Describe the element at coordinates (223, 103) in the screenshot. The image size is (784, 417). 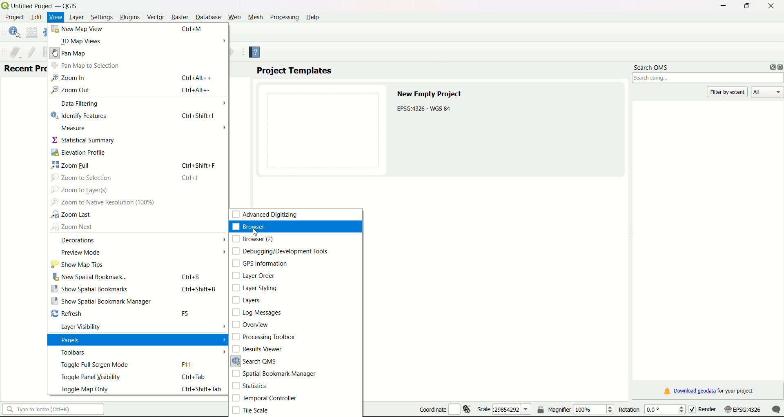
I see `Arrow` at that location.